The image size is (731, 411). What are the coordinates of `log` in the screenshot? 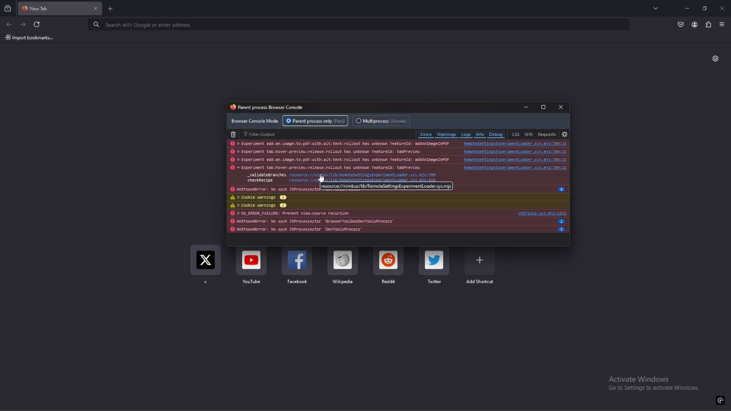 It's located at (340, 229).